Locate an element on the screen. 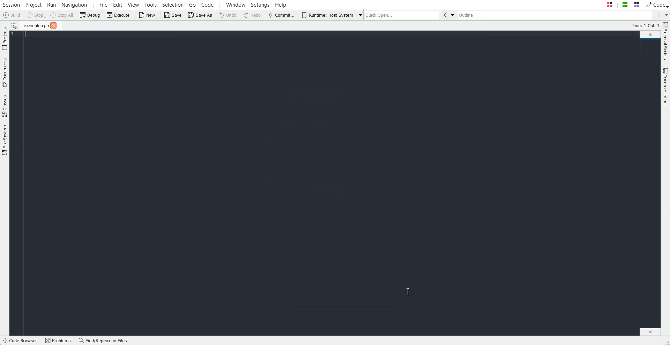 This screenshot has height=345, width=670. Save As is located at coordinates (200, 15).